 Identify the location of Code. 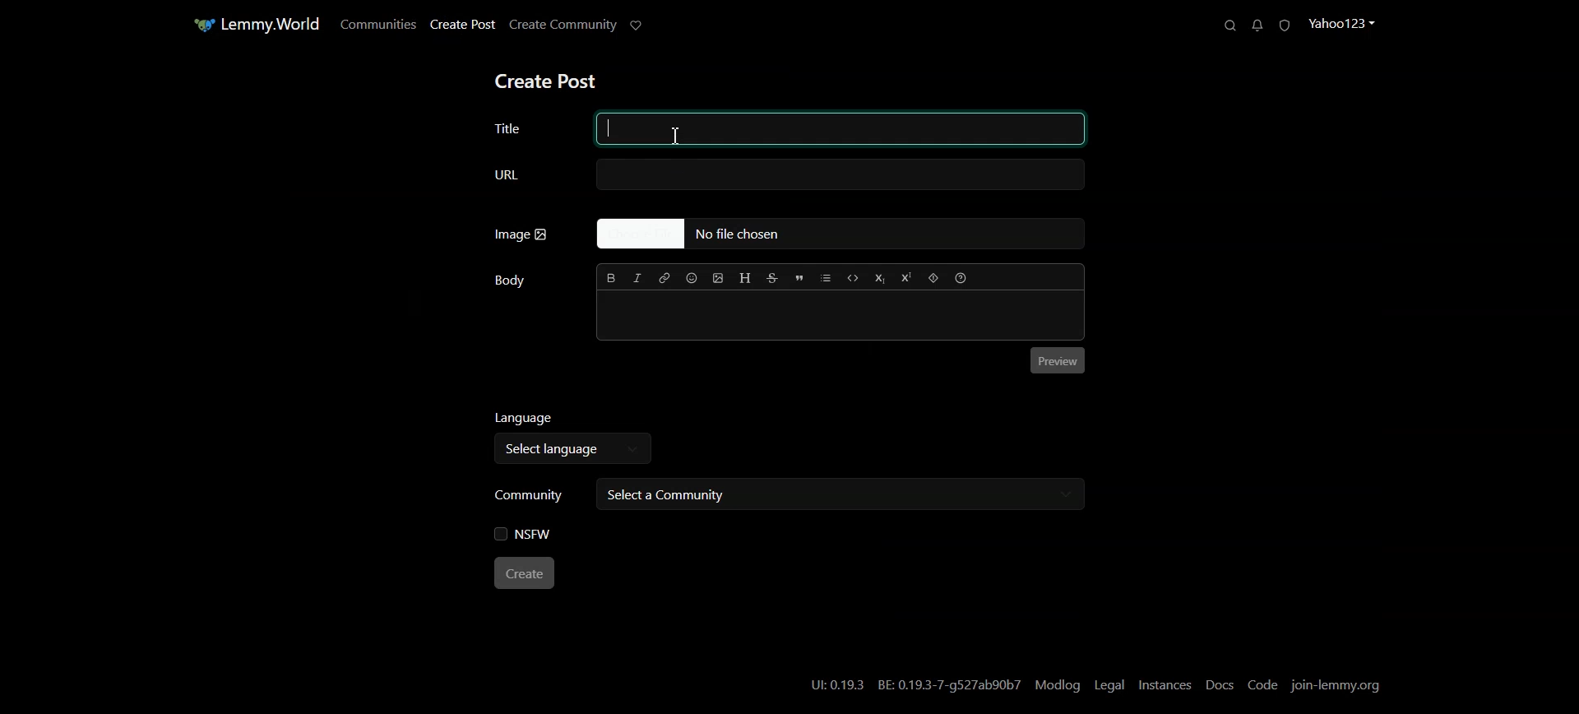
(1264, 684).